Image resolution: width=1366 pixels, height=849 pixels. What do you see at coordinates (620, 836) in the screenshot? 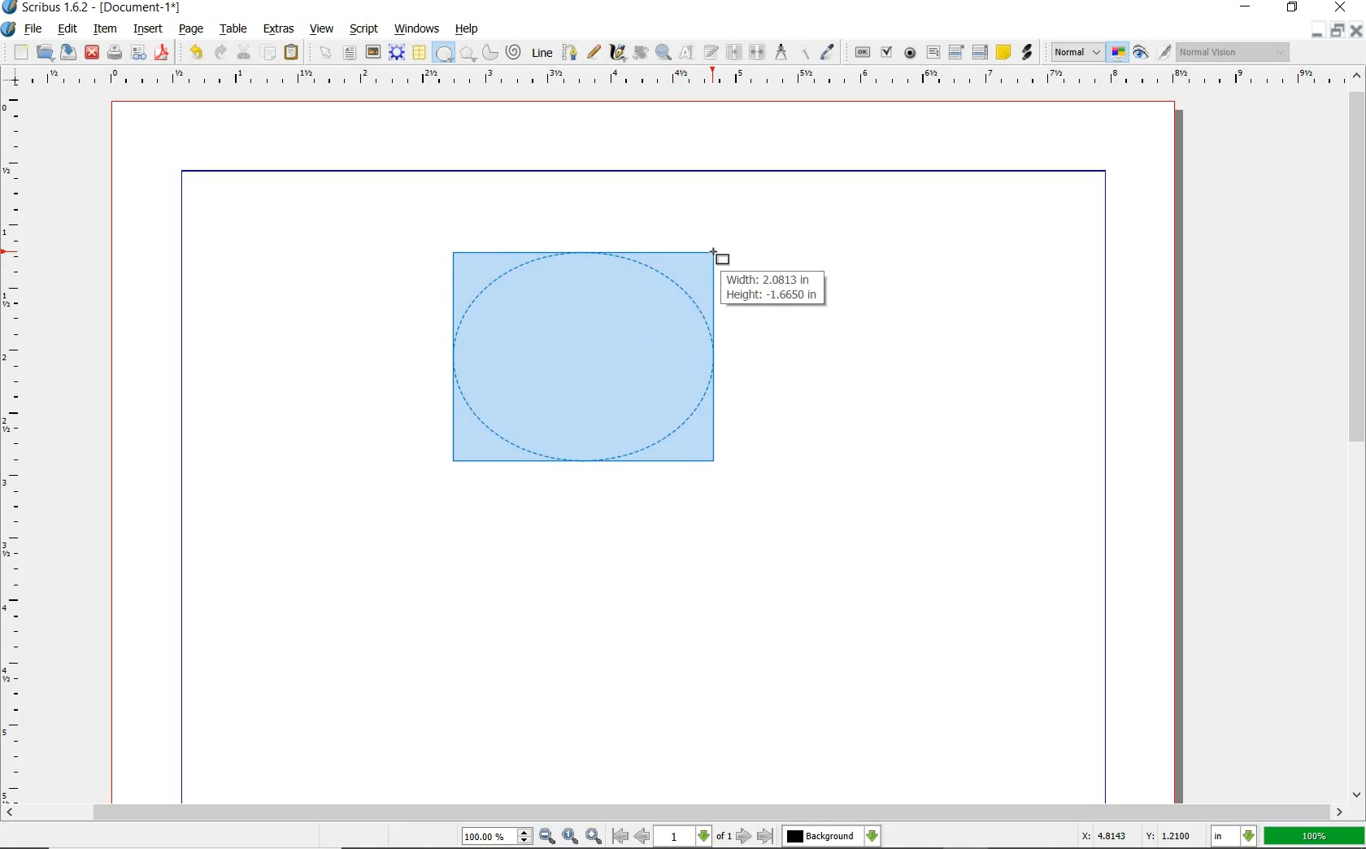
I see `first` at bounding box center [620, 836].